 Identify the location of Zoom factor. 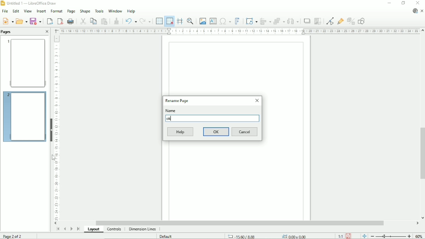
(419, 236).